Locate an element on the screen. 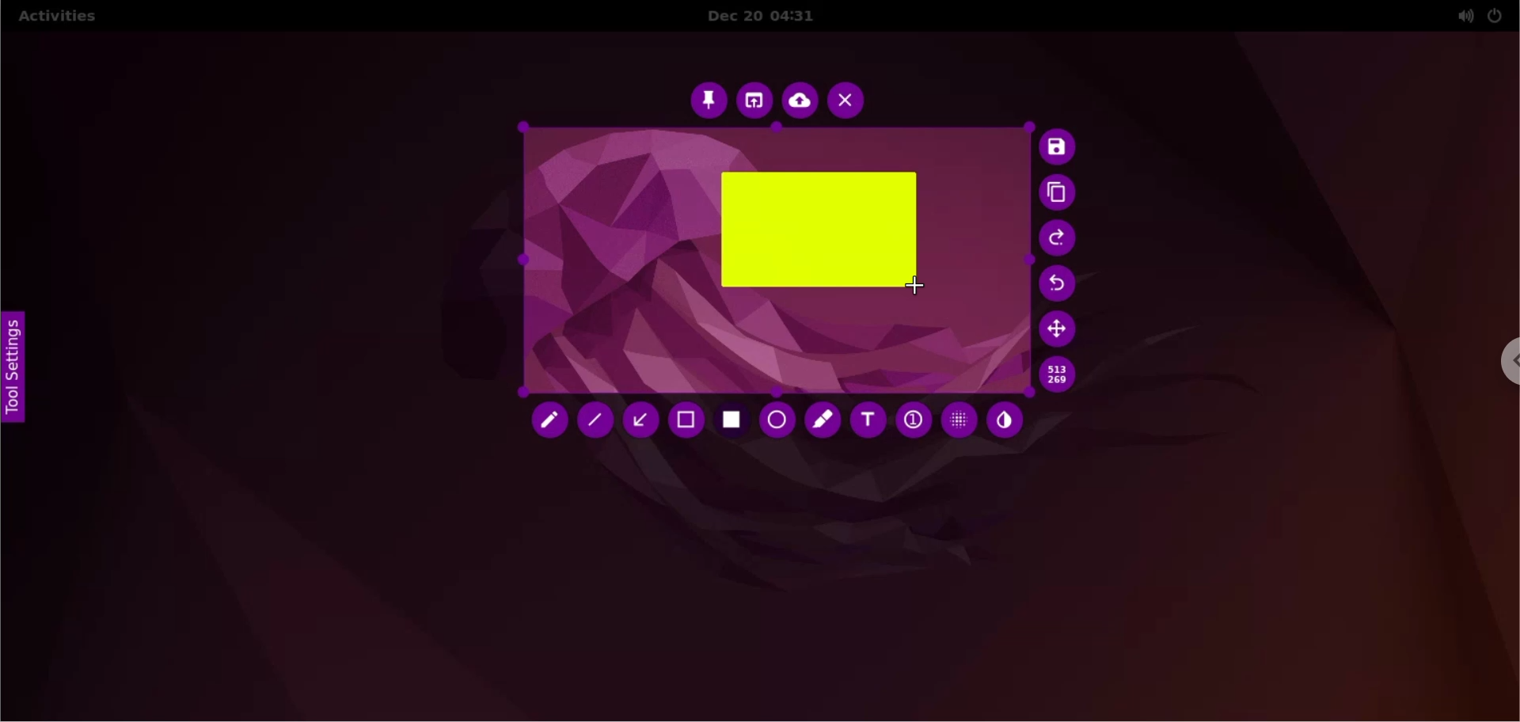 The height and width of the screenshot is (722, 1520). sound setting options is located at coordinates (1460, 16).